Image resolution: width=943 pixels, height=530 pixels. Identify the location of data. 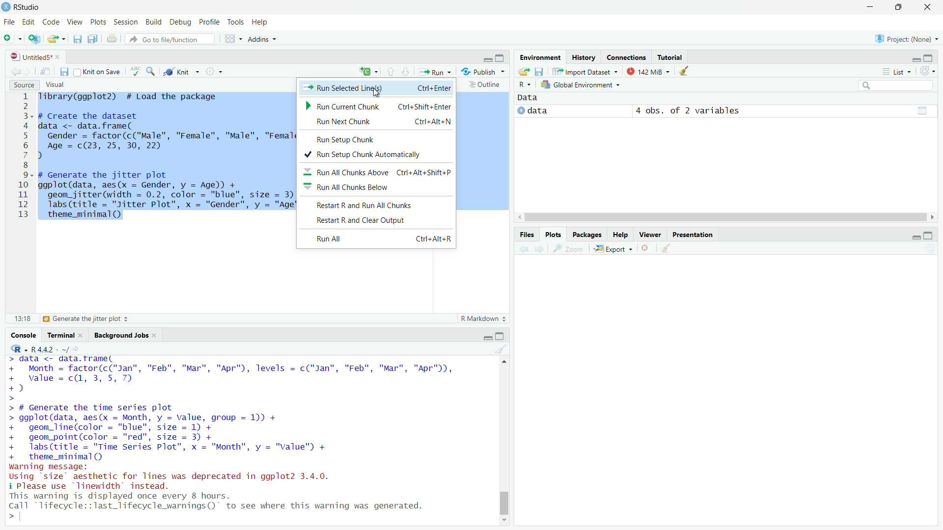
(544, 110).